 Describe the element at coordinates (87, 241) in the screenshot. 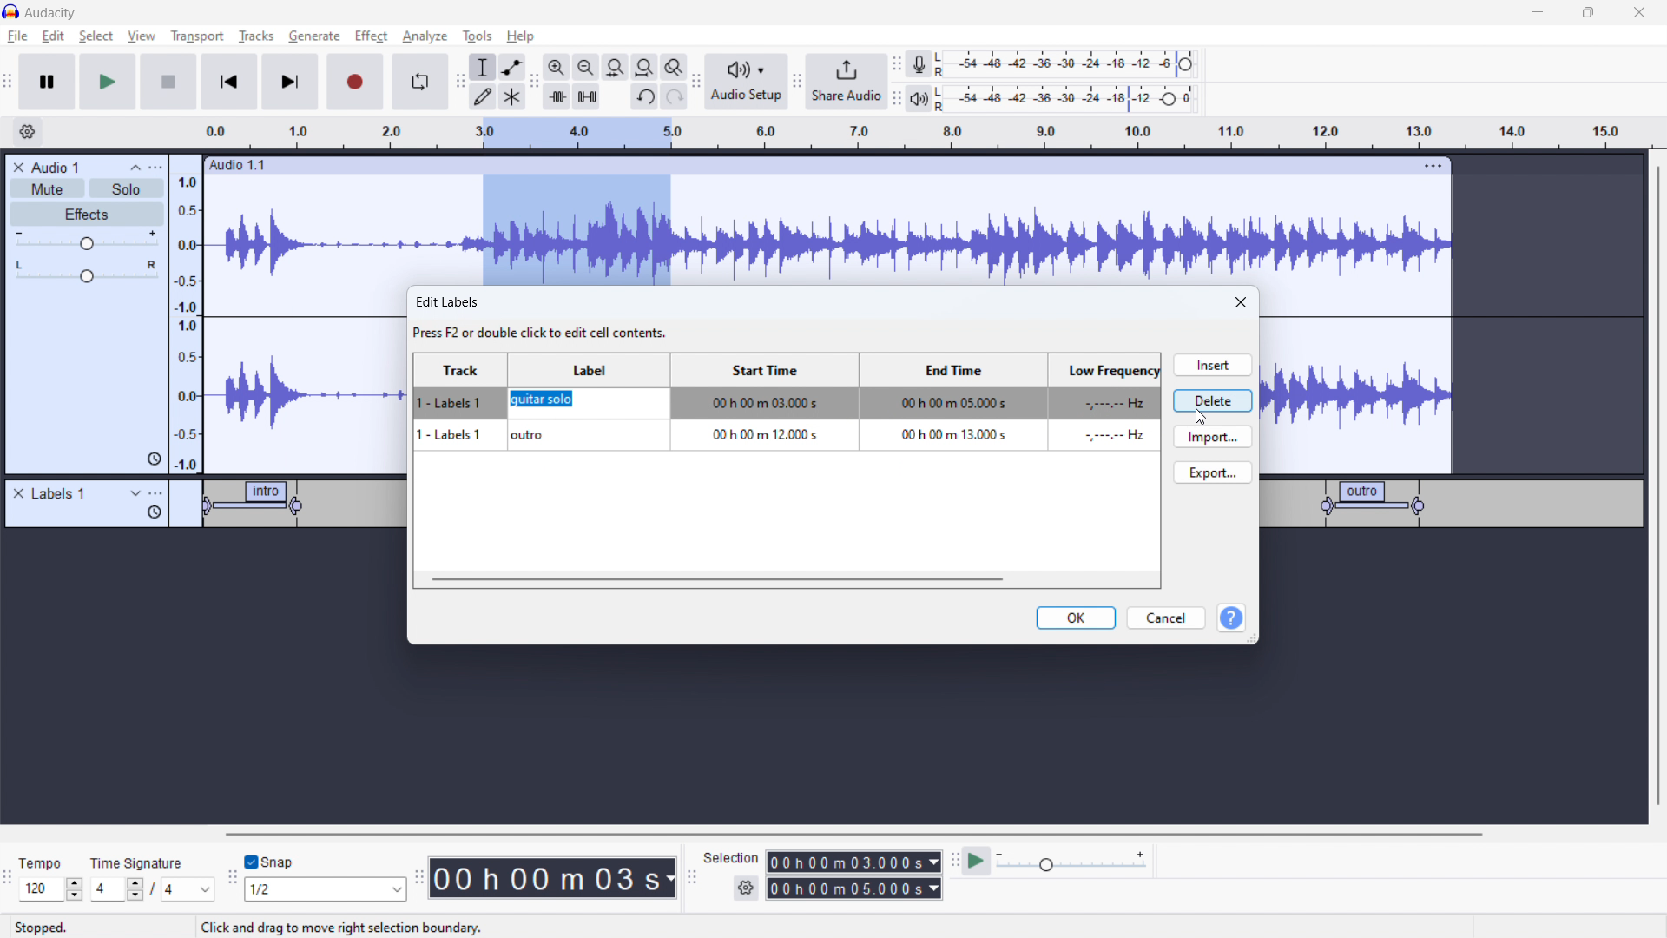

I see `gain` at that location.